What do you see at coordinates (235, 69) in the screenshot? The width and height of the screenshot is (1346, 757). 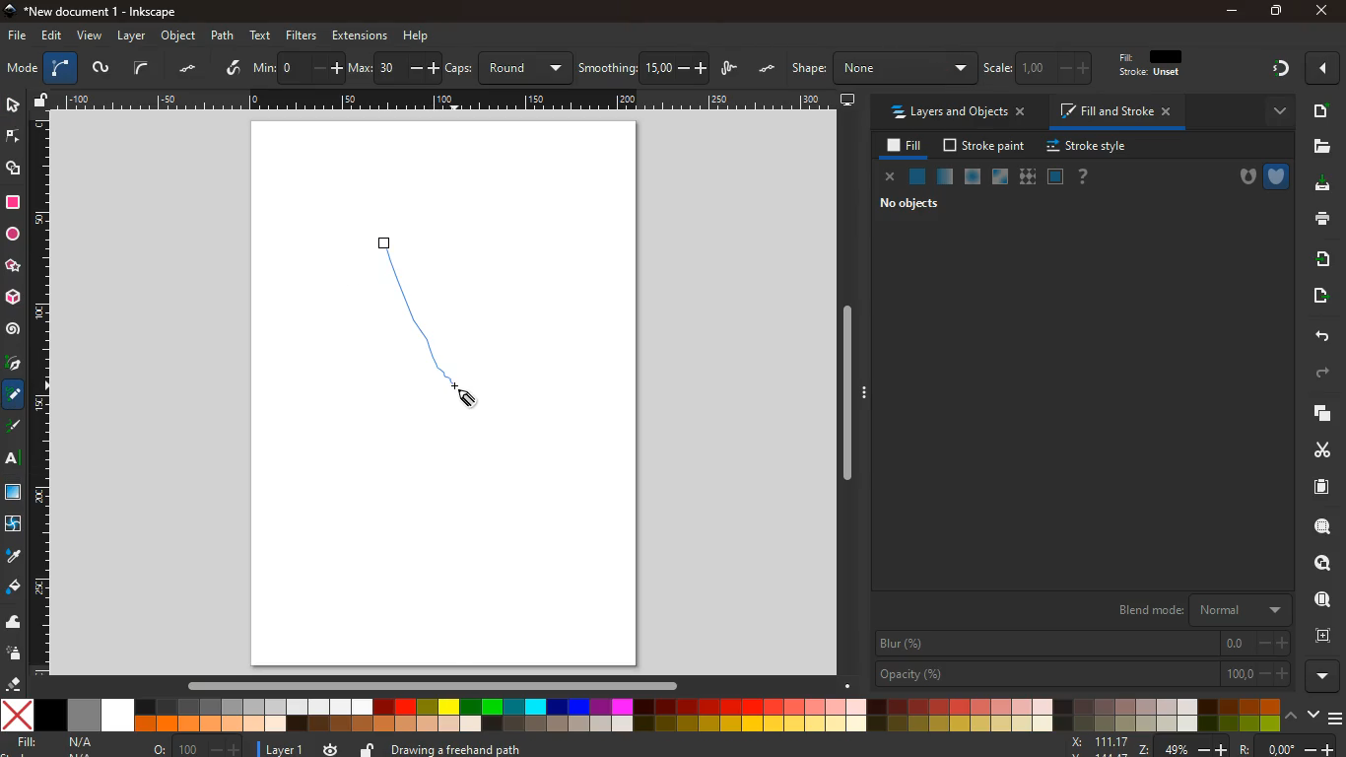 I see `draw` at bounding box center [235, 69].